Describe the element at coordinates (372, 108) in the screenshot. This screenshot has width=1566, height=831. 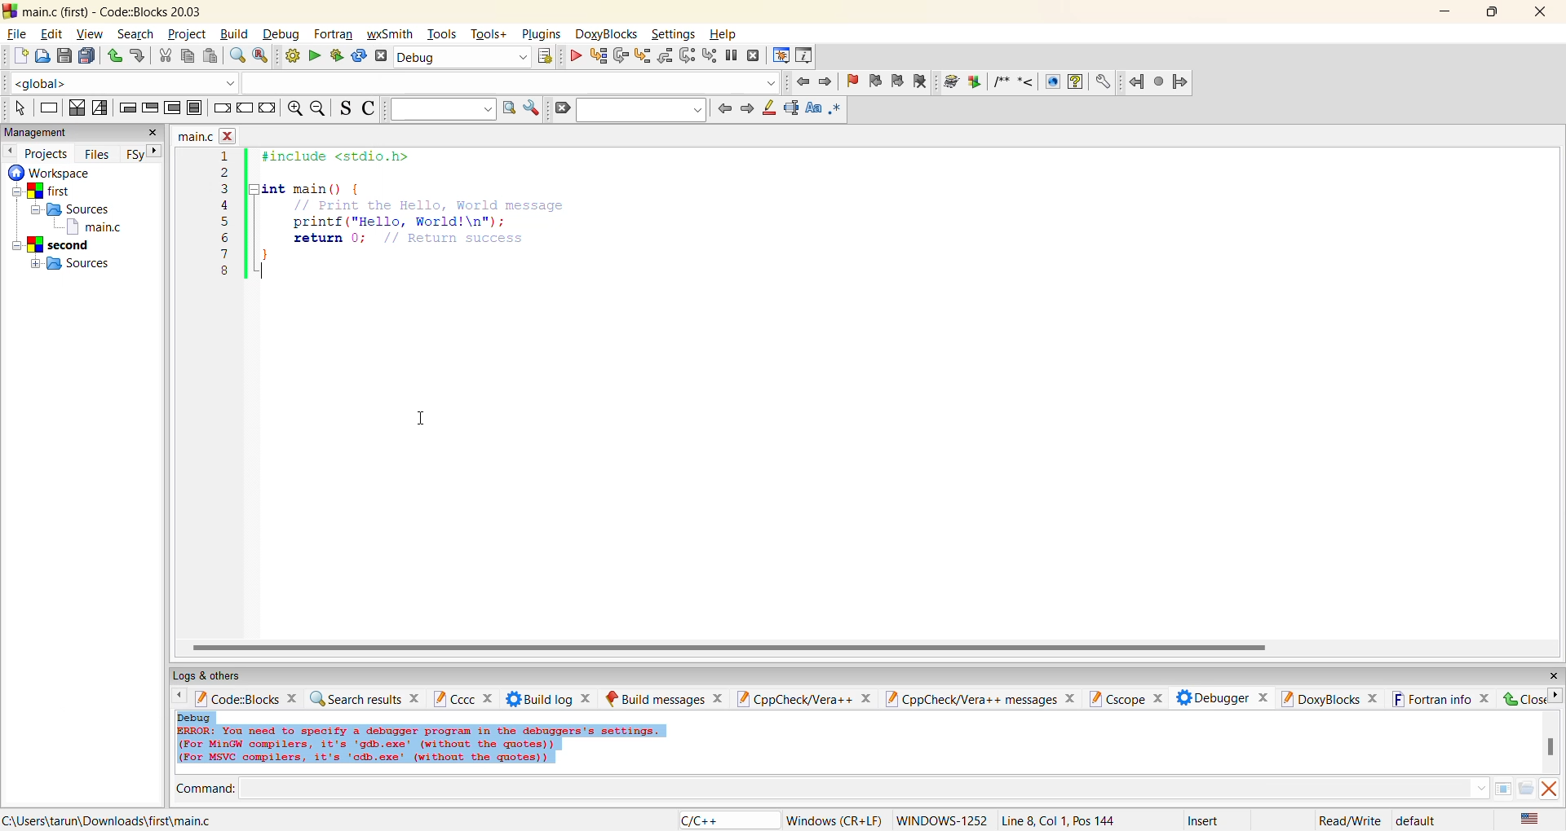
I see `toggle comments` at that location.